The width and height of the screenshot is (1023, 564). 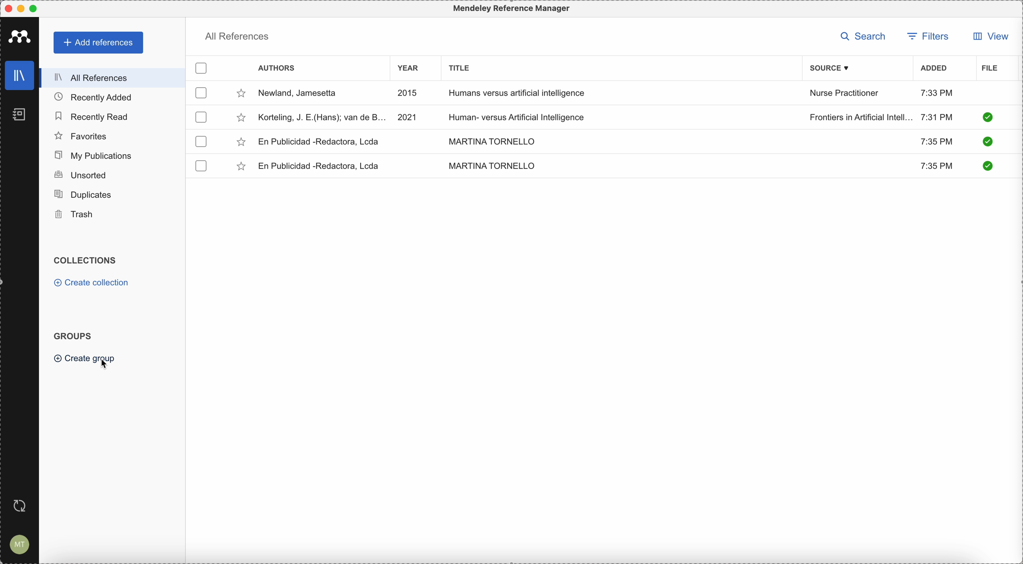 I want to click on unsorted, so click(x=80, y=175).